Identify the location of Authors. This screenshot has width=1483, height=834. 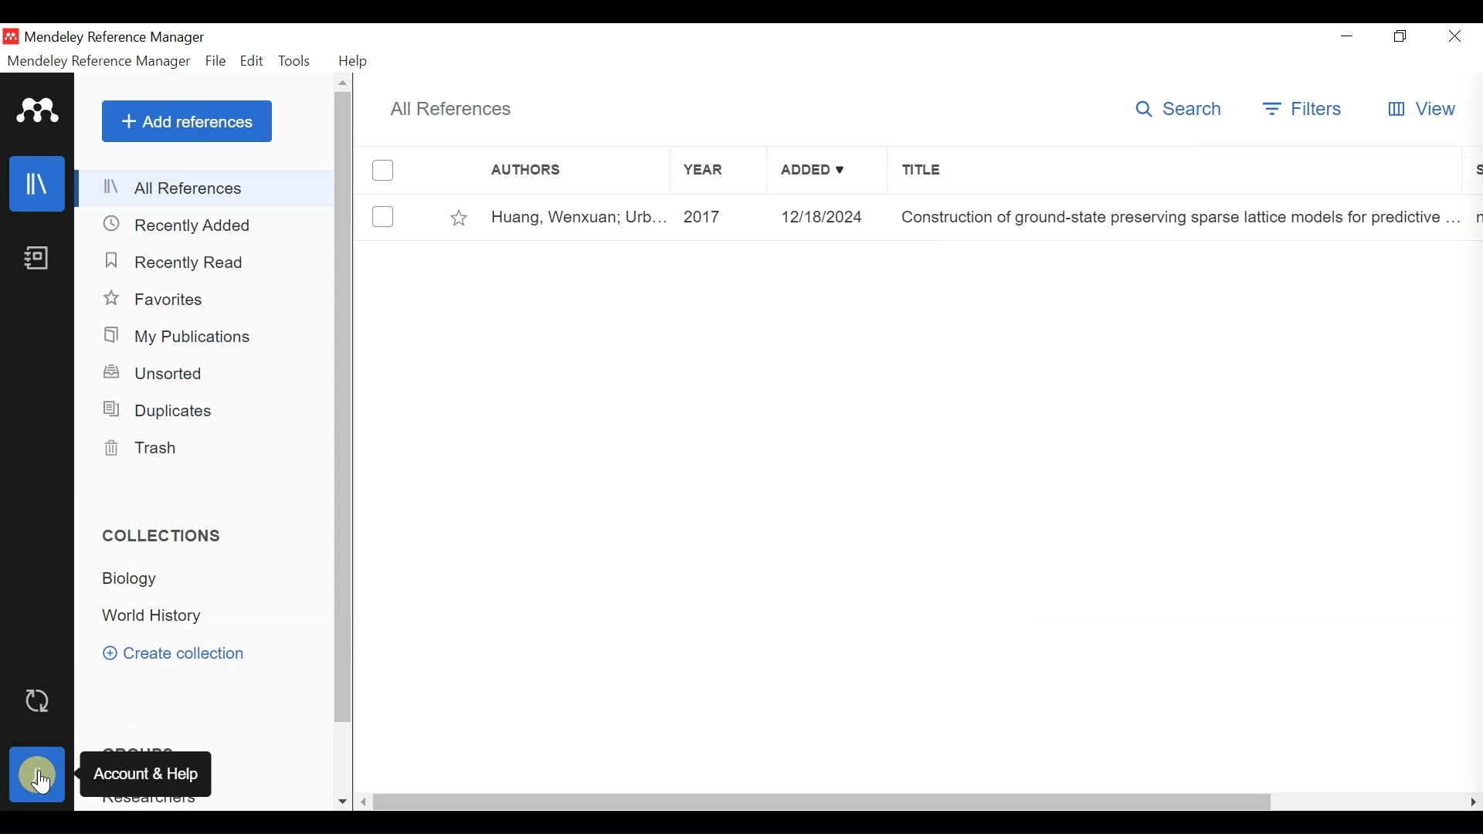
(568, 174).